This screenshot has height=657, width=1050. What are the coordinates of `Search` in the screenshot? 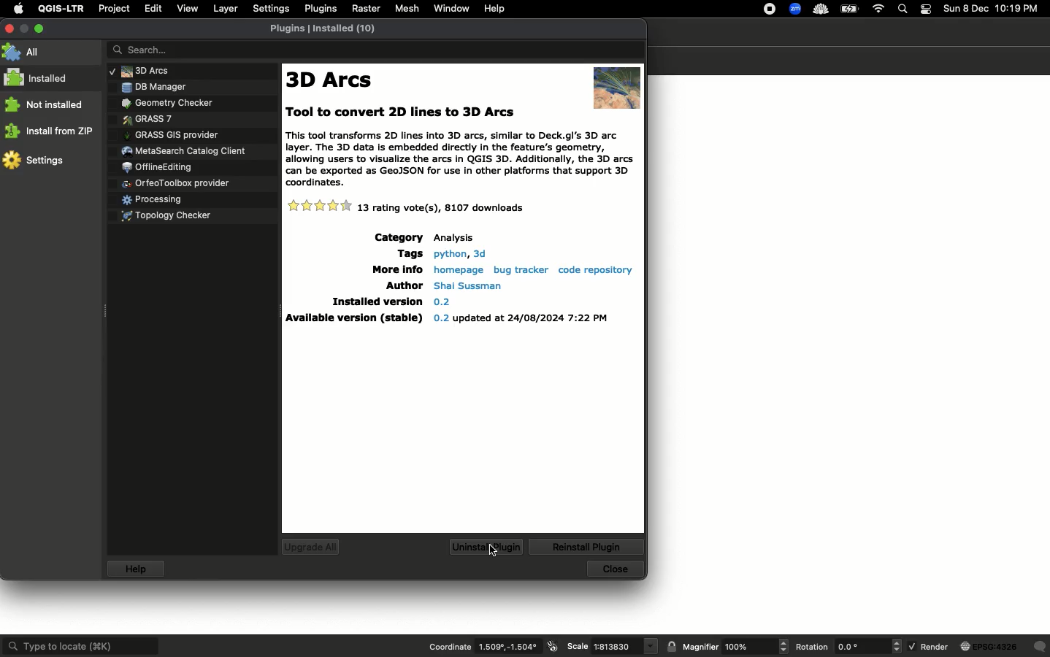 It's located at (904, 9).